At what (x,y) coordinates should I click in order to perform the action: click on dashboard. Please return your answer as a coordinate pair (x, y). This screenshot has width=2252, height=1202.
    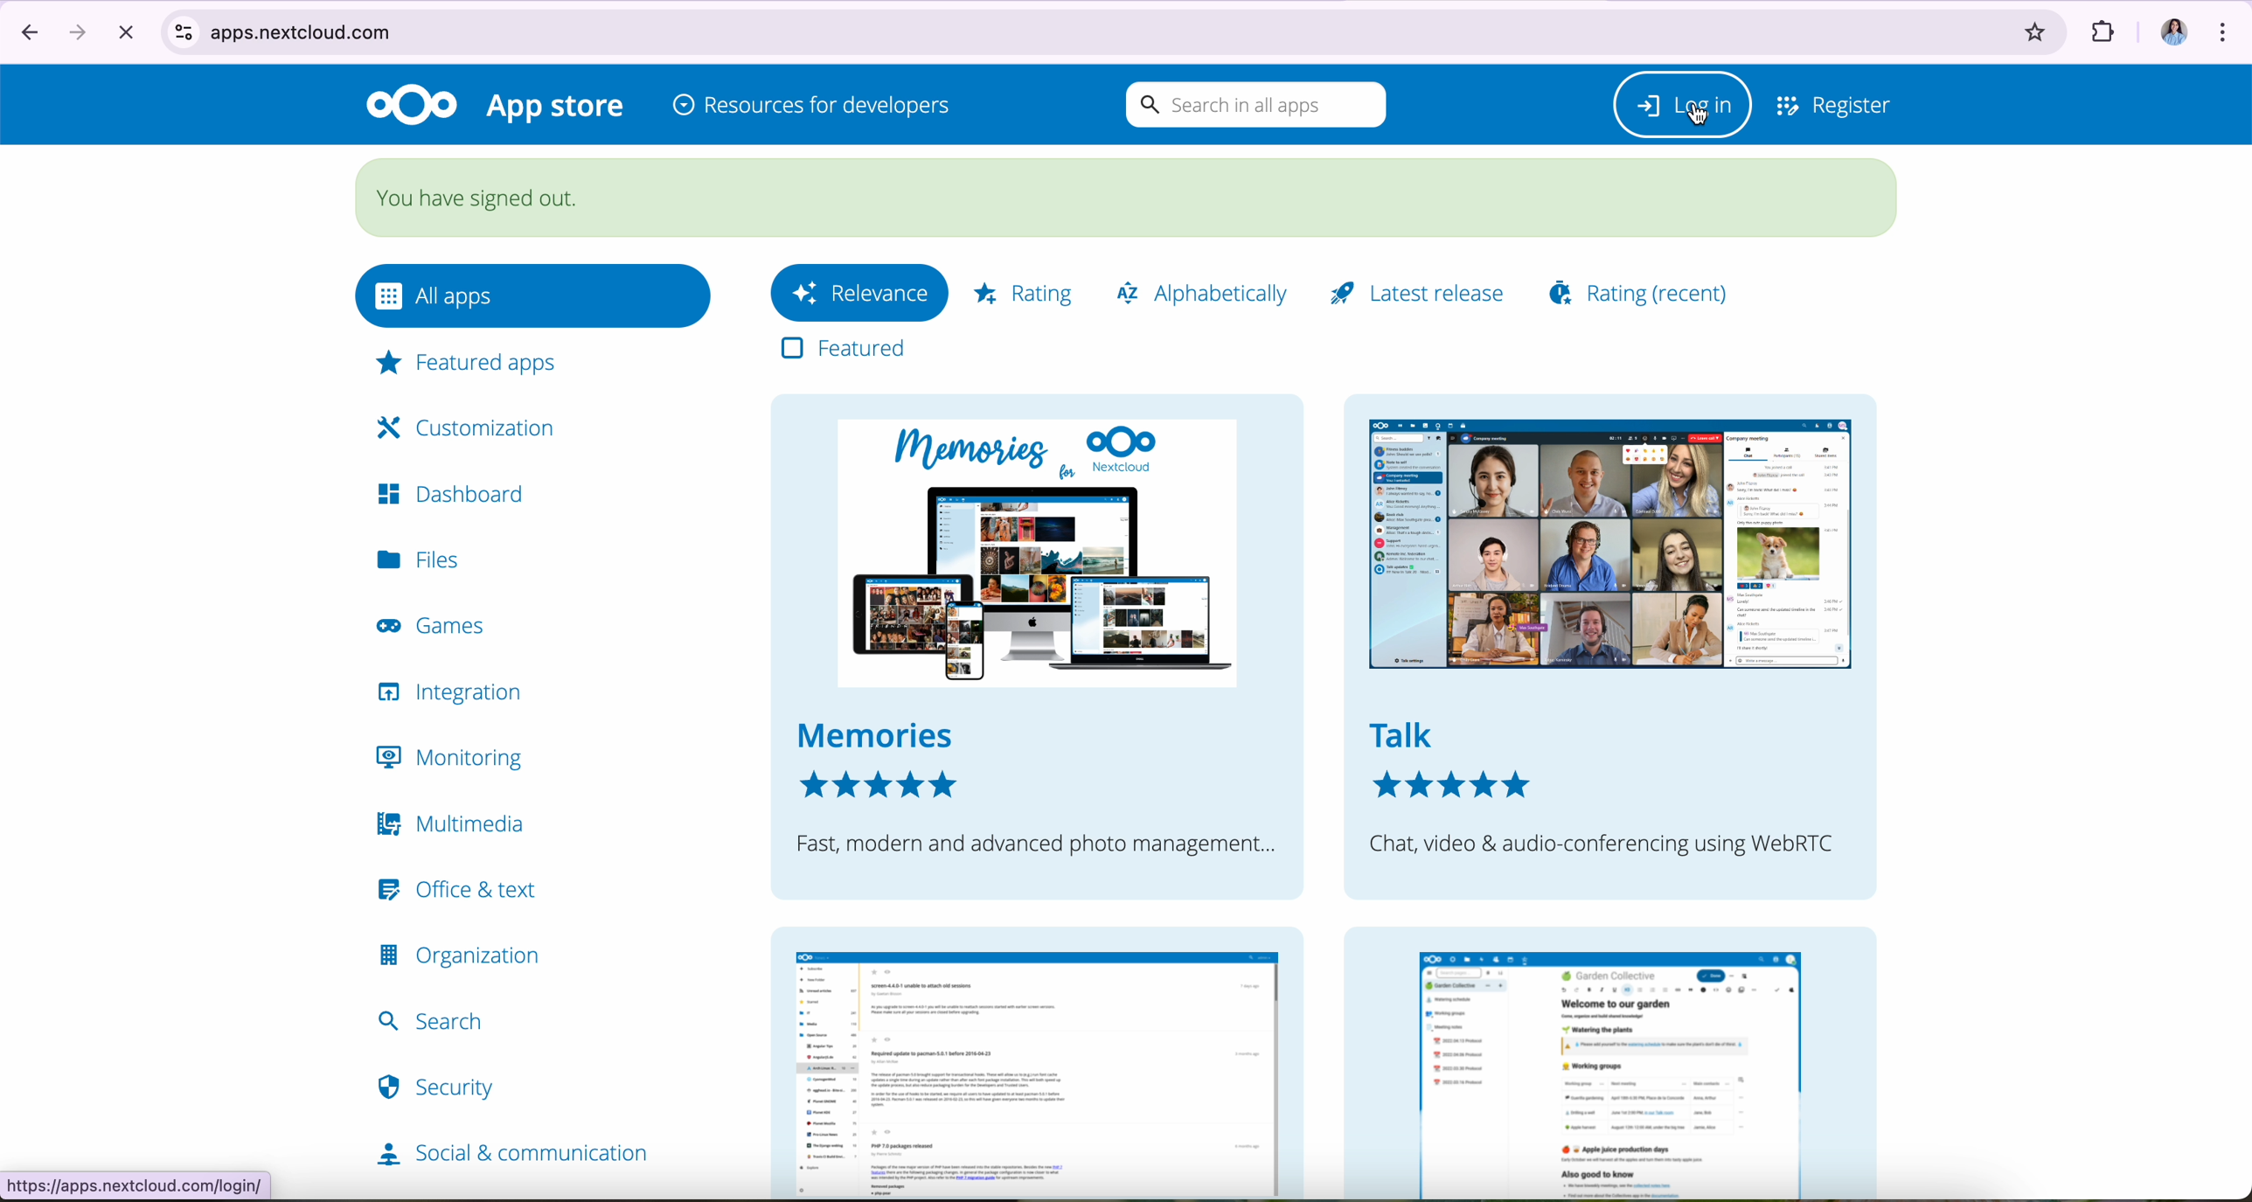
    Looking at the image, I should click on (455, 492).